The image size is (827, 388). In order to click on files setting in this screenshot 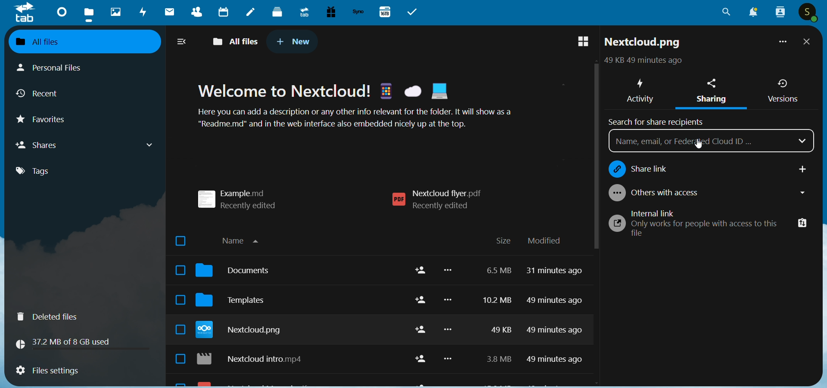, I will do `click(47, 372)`.